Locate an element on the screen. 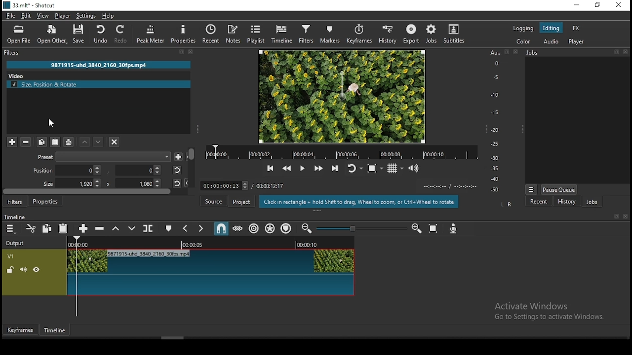  toggle zoom is located at coordinates (374, 169).